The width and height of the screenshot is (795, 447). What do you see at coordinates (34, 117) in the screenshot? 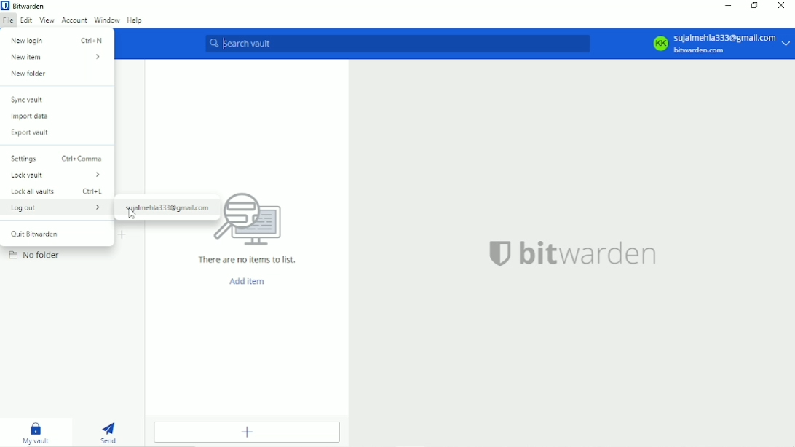
I see `Import data.` at bounding box center [34, 117].